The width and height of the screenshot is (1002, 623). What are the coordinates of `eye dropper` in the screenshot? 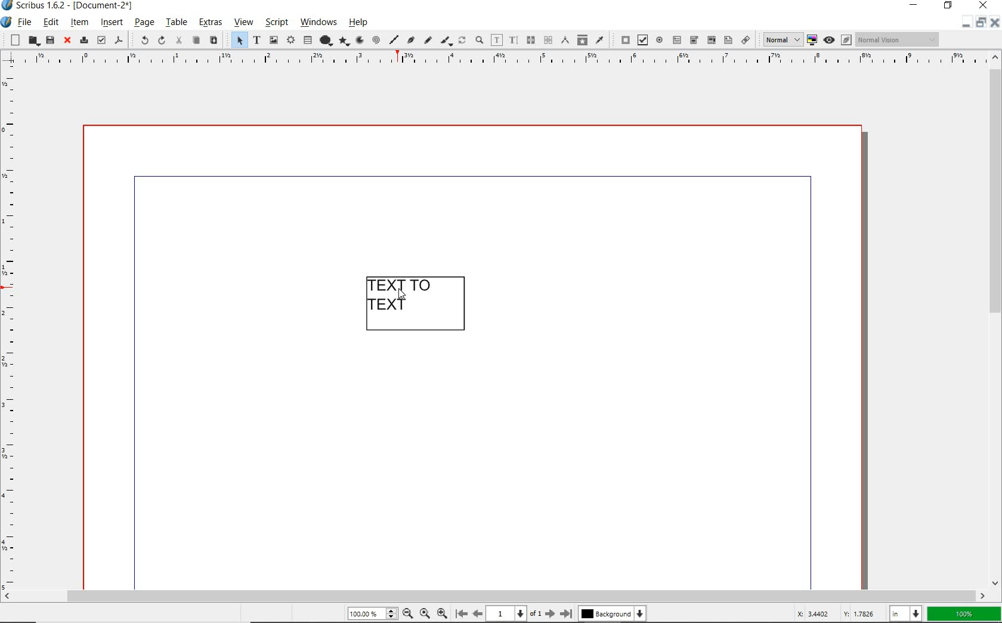 It's located at (601, 41).